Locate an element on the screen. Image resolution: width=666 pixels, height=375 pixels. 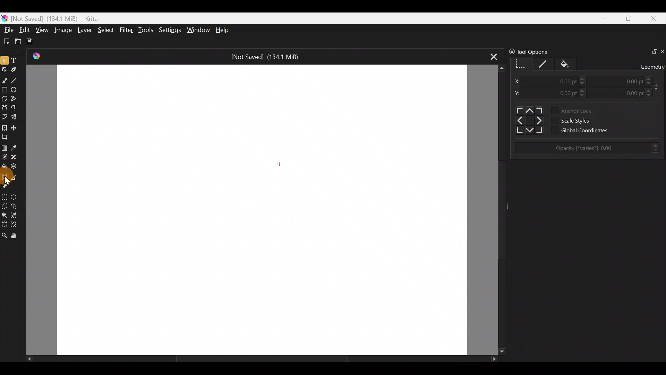
Text tool is located at coordinates (15, 59).